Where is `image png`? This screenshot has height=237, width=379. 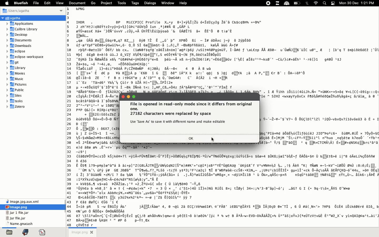 image png is located at coordinates (21, 208).